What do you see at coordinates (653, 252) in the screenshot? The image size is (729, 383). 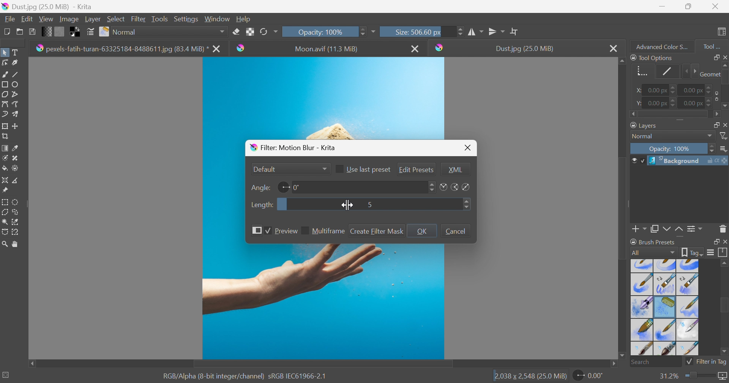 I see `All` at bounding box center [653, 252].